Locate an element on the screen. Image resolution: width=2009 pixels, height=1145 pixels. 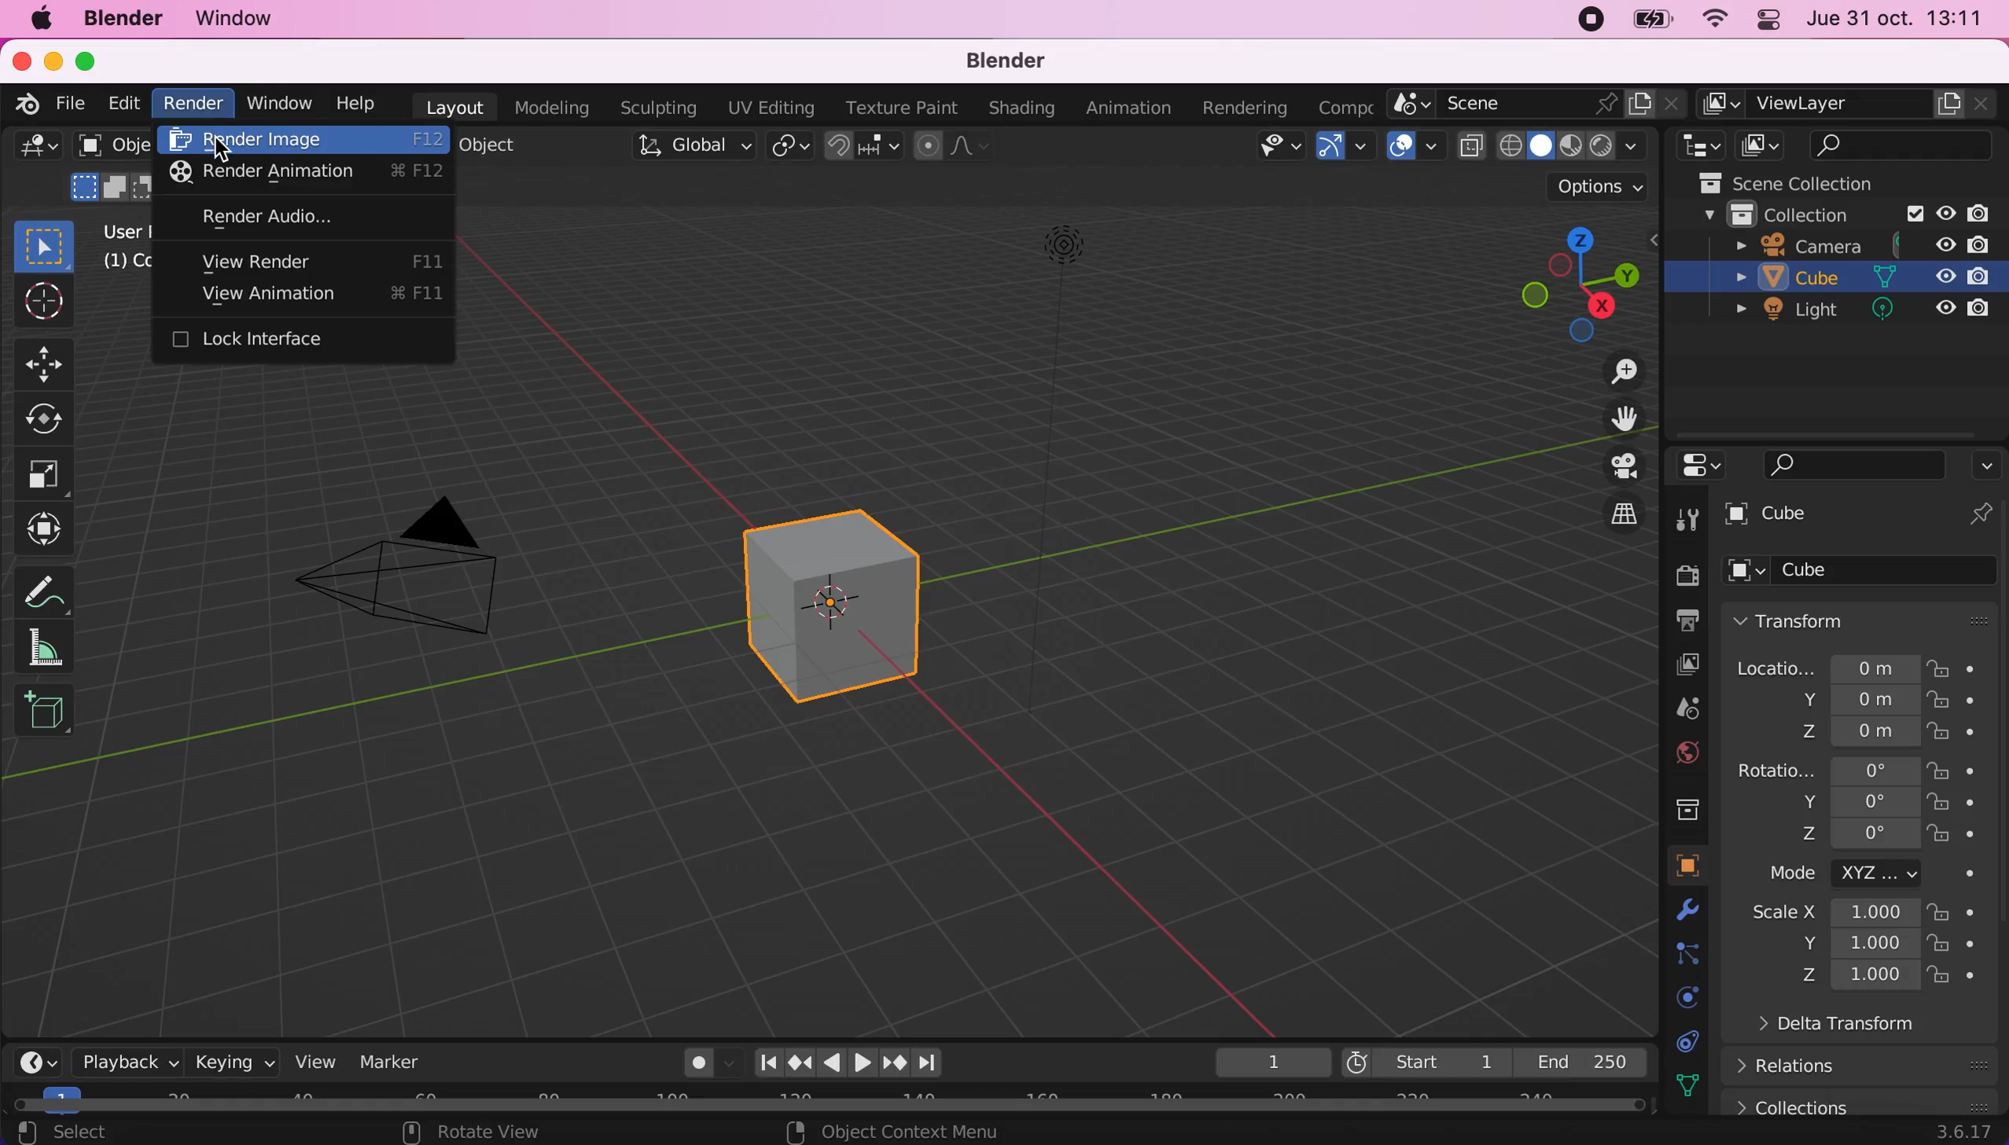
cube is located at coordinates (841, 601).